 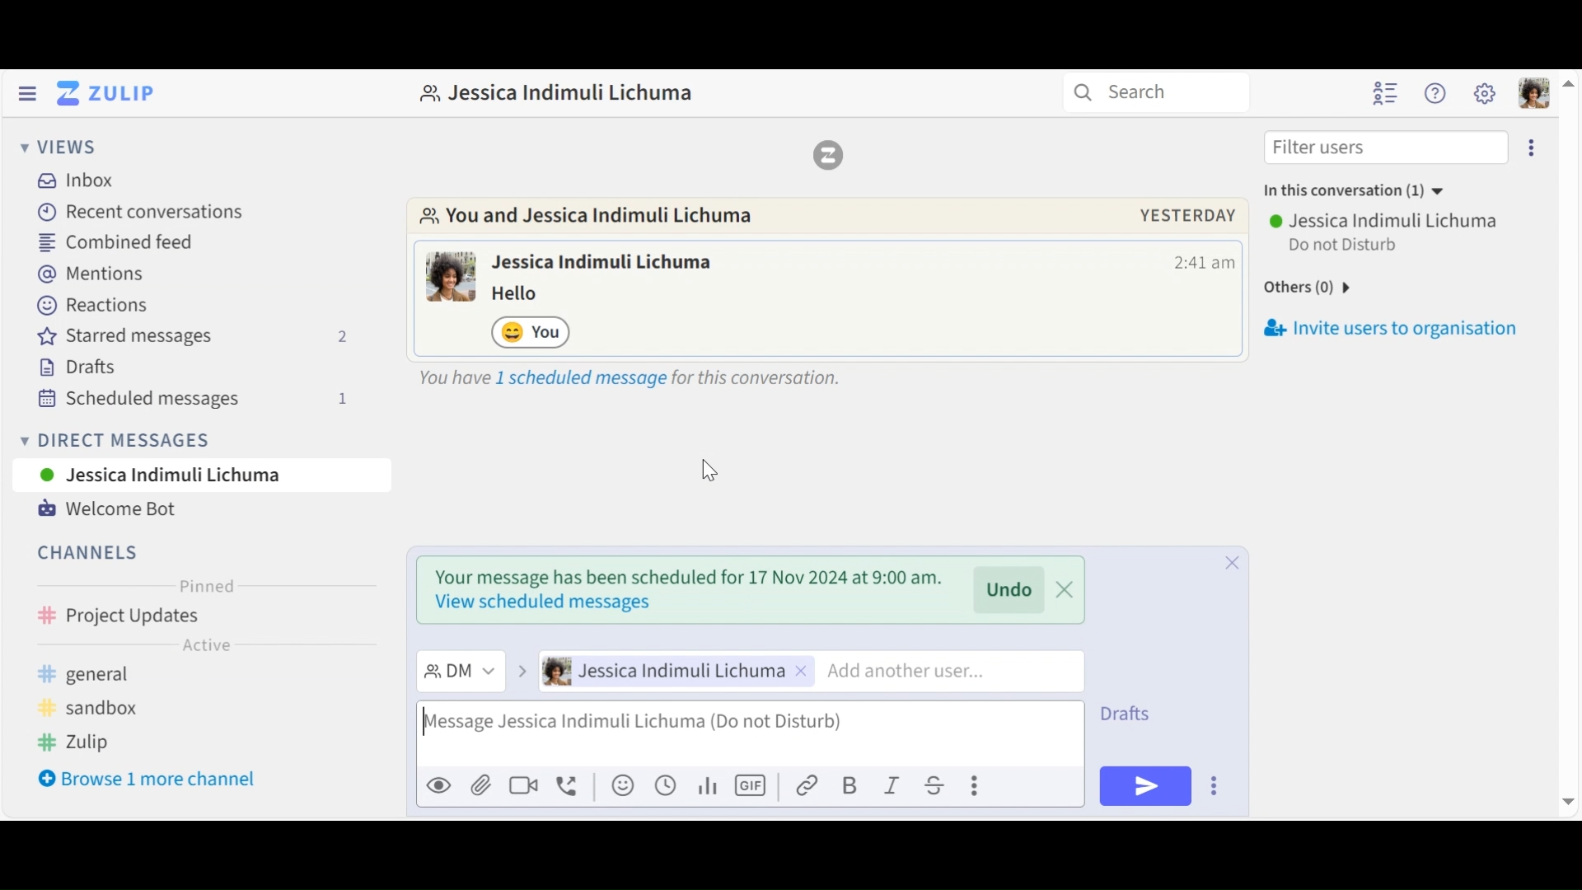 I want to click on link, so click(x=809, y=785).